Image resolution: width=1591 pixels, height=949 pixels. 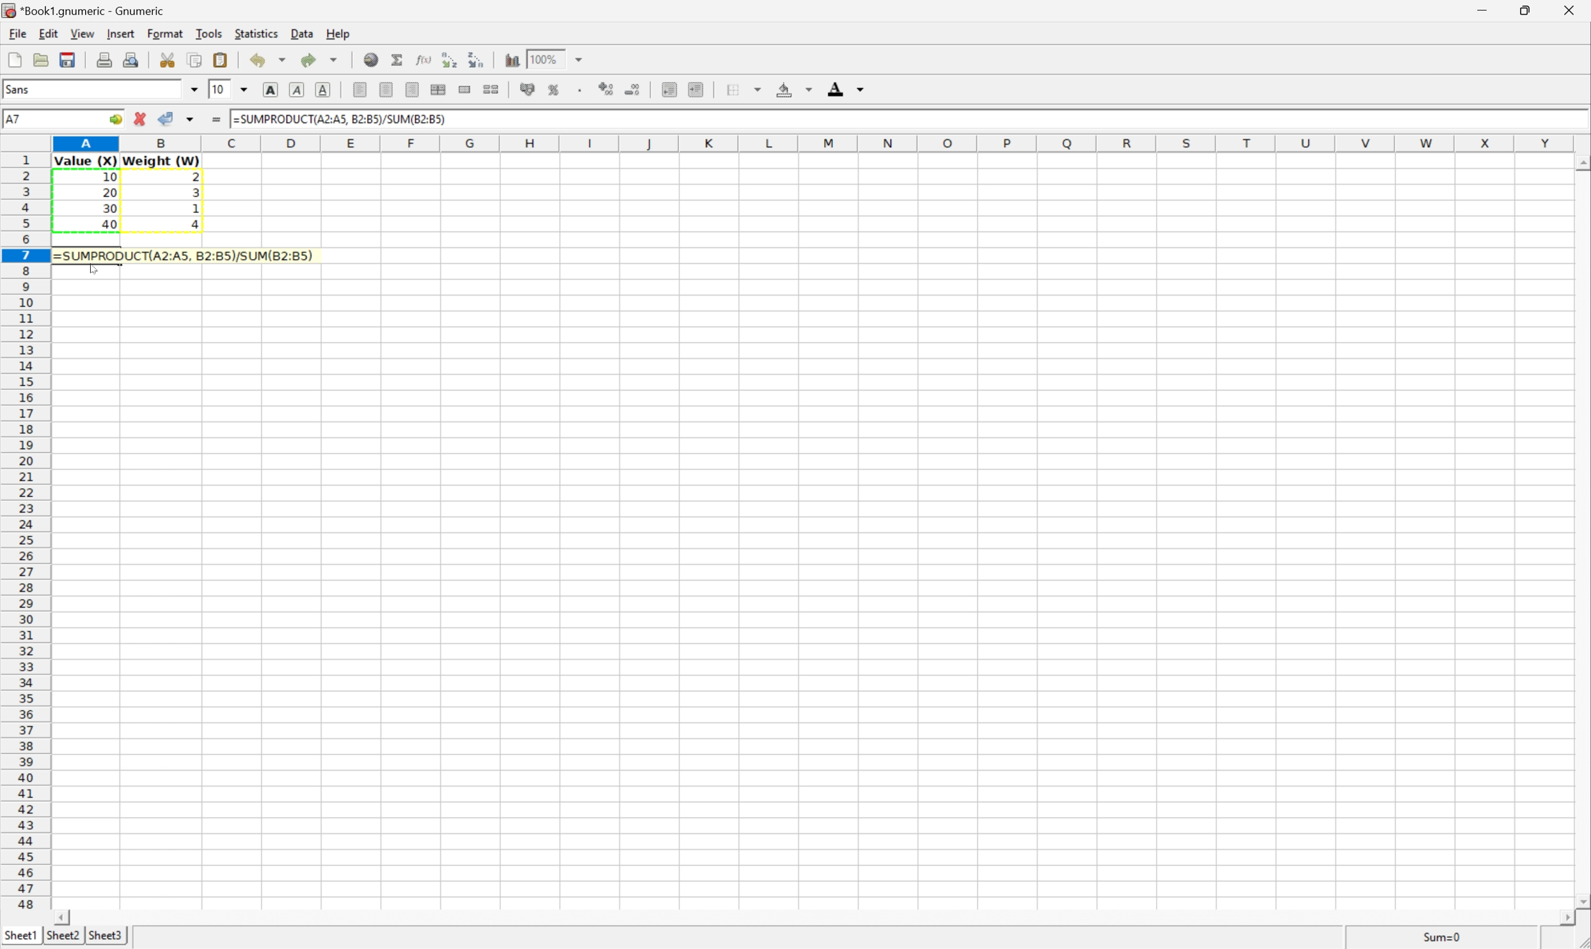 I want to click on Accept changes, so click(x=165, y=119).